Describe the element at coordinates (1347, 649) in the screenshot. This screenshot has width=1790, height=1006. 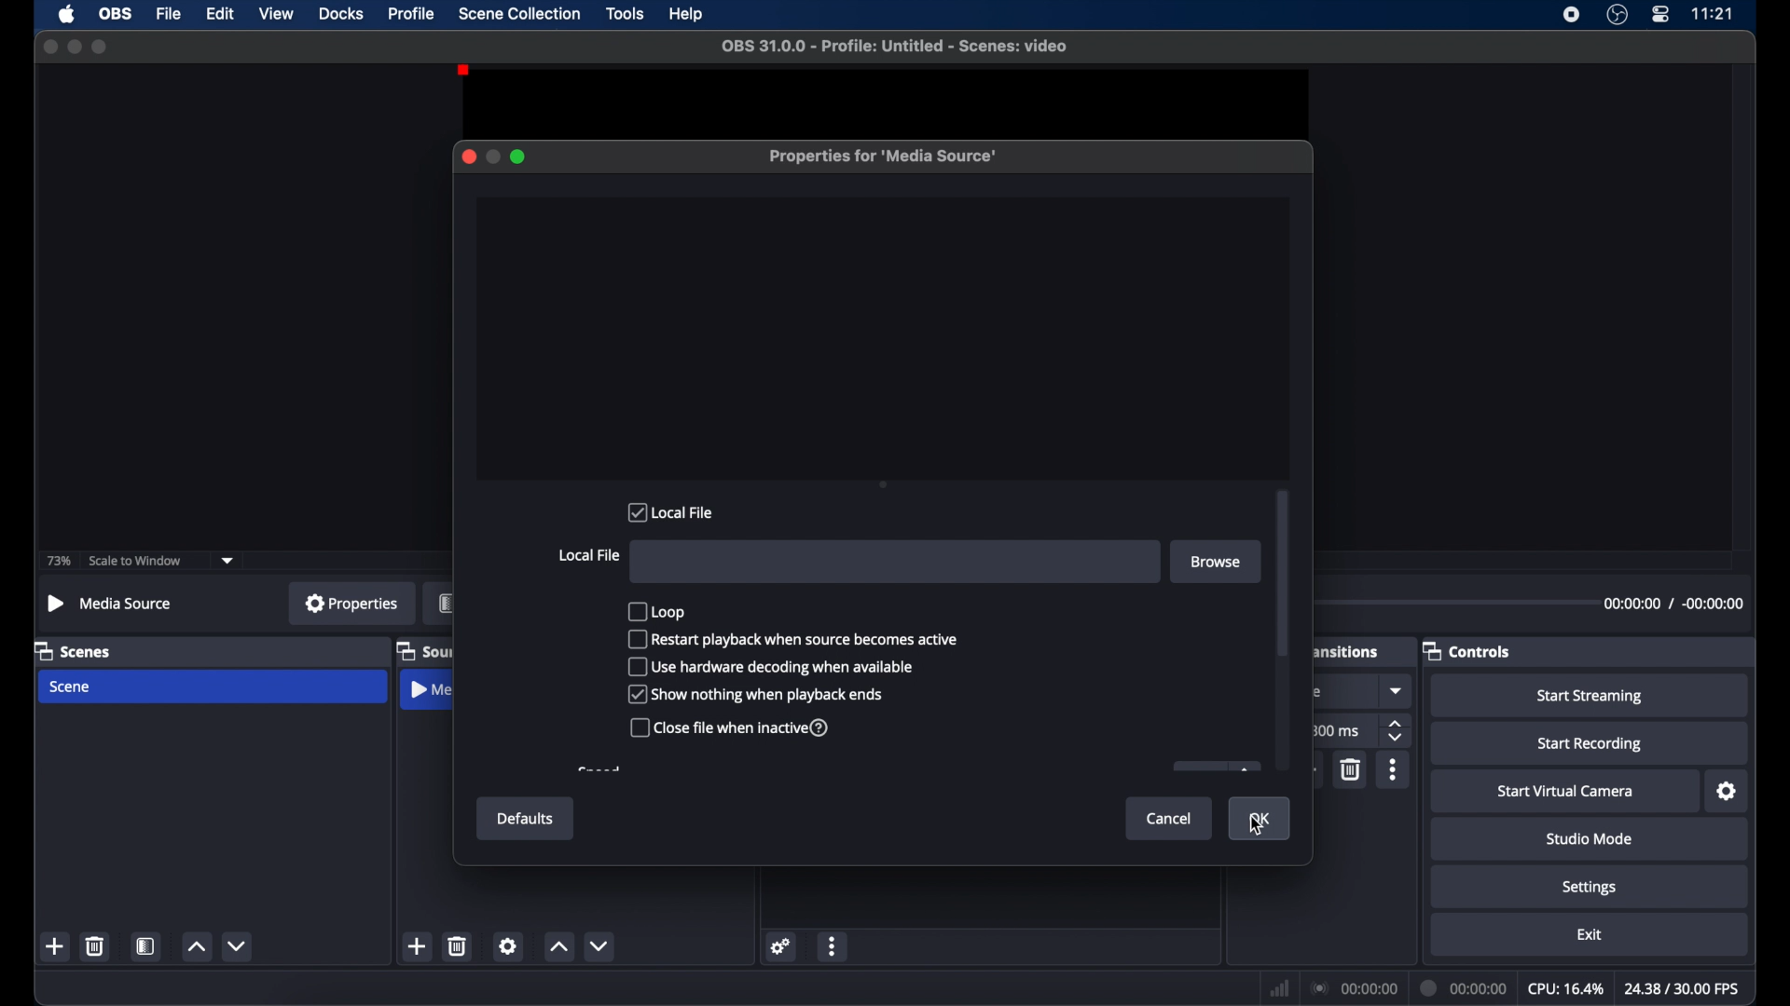
I see `obscure text` at that location.